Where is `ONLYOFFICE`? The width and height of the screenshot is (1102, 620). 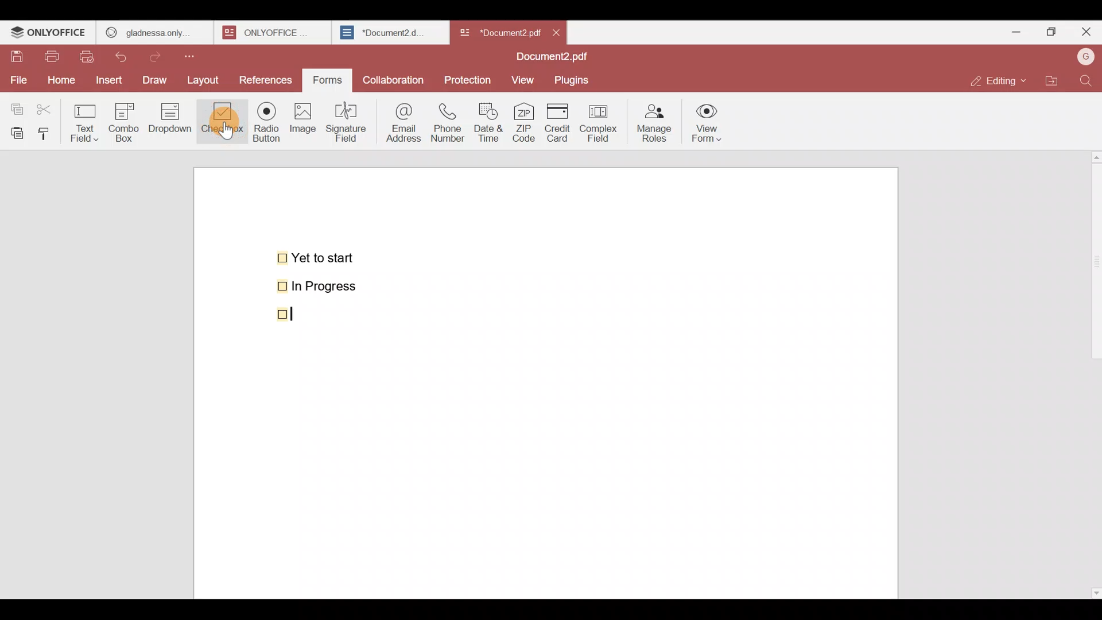 ONLYOFFICE is located at coordinates (49, 34).